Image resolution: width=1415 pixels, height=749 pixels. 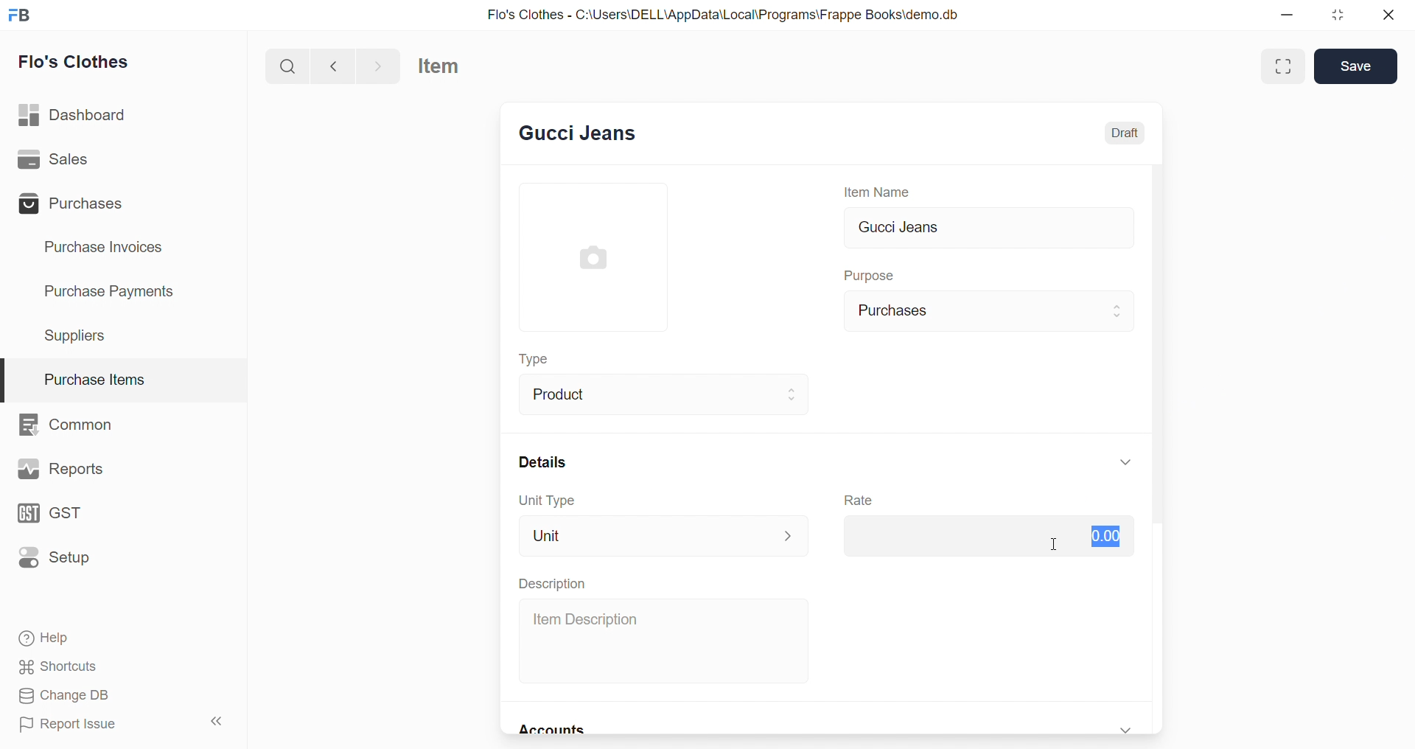 What do you see at coordinates (985, 535) in the screenshot?
I see `0.00` at bounding box center [985, 535].